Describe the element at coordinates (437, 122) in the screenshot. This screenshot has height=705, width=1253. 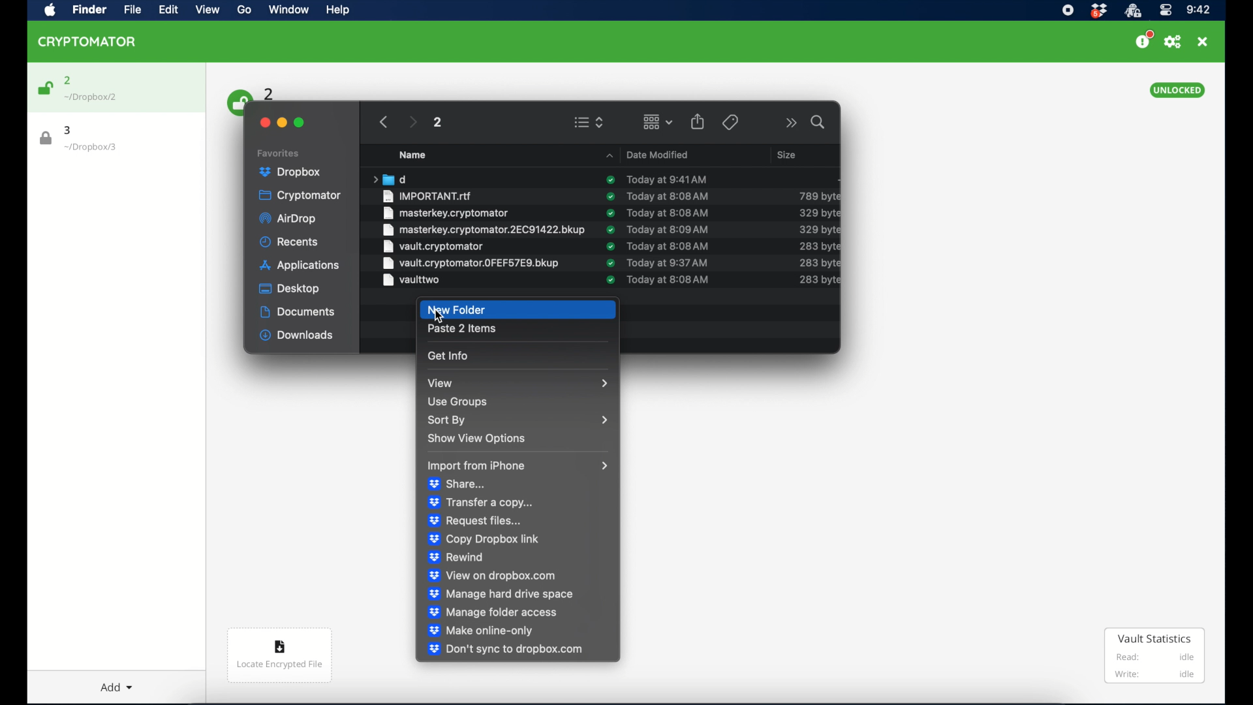
I see `2` at that location.